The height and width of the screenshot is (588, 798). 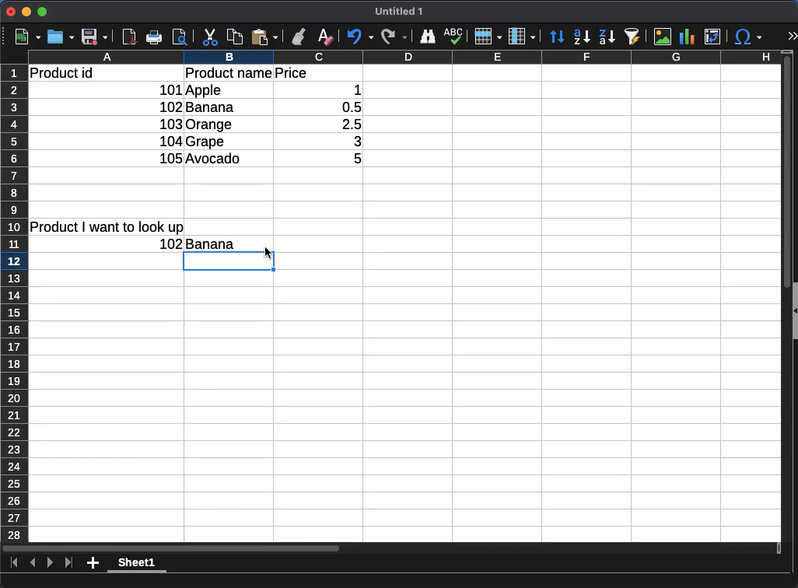 What do you see at coordinates (453, 36) in the screenshot?
I see `spell check` at bounding box center [453, 36].